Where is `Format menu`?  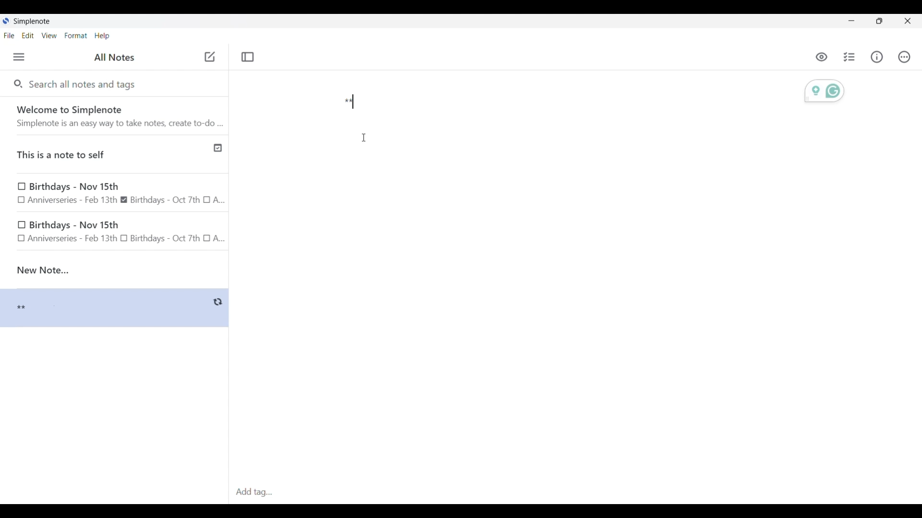 Format menu is located at coordinates (76, 35).